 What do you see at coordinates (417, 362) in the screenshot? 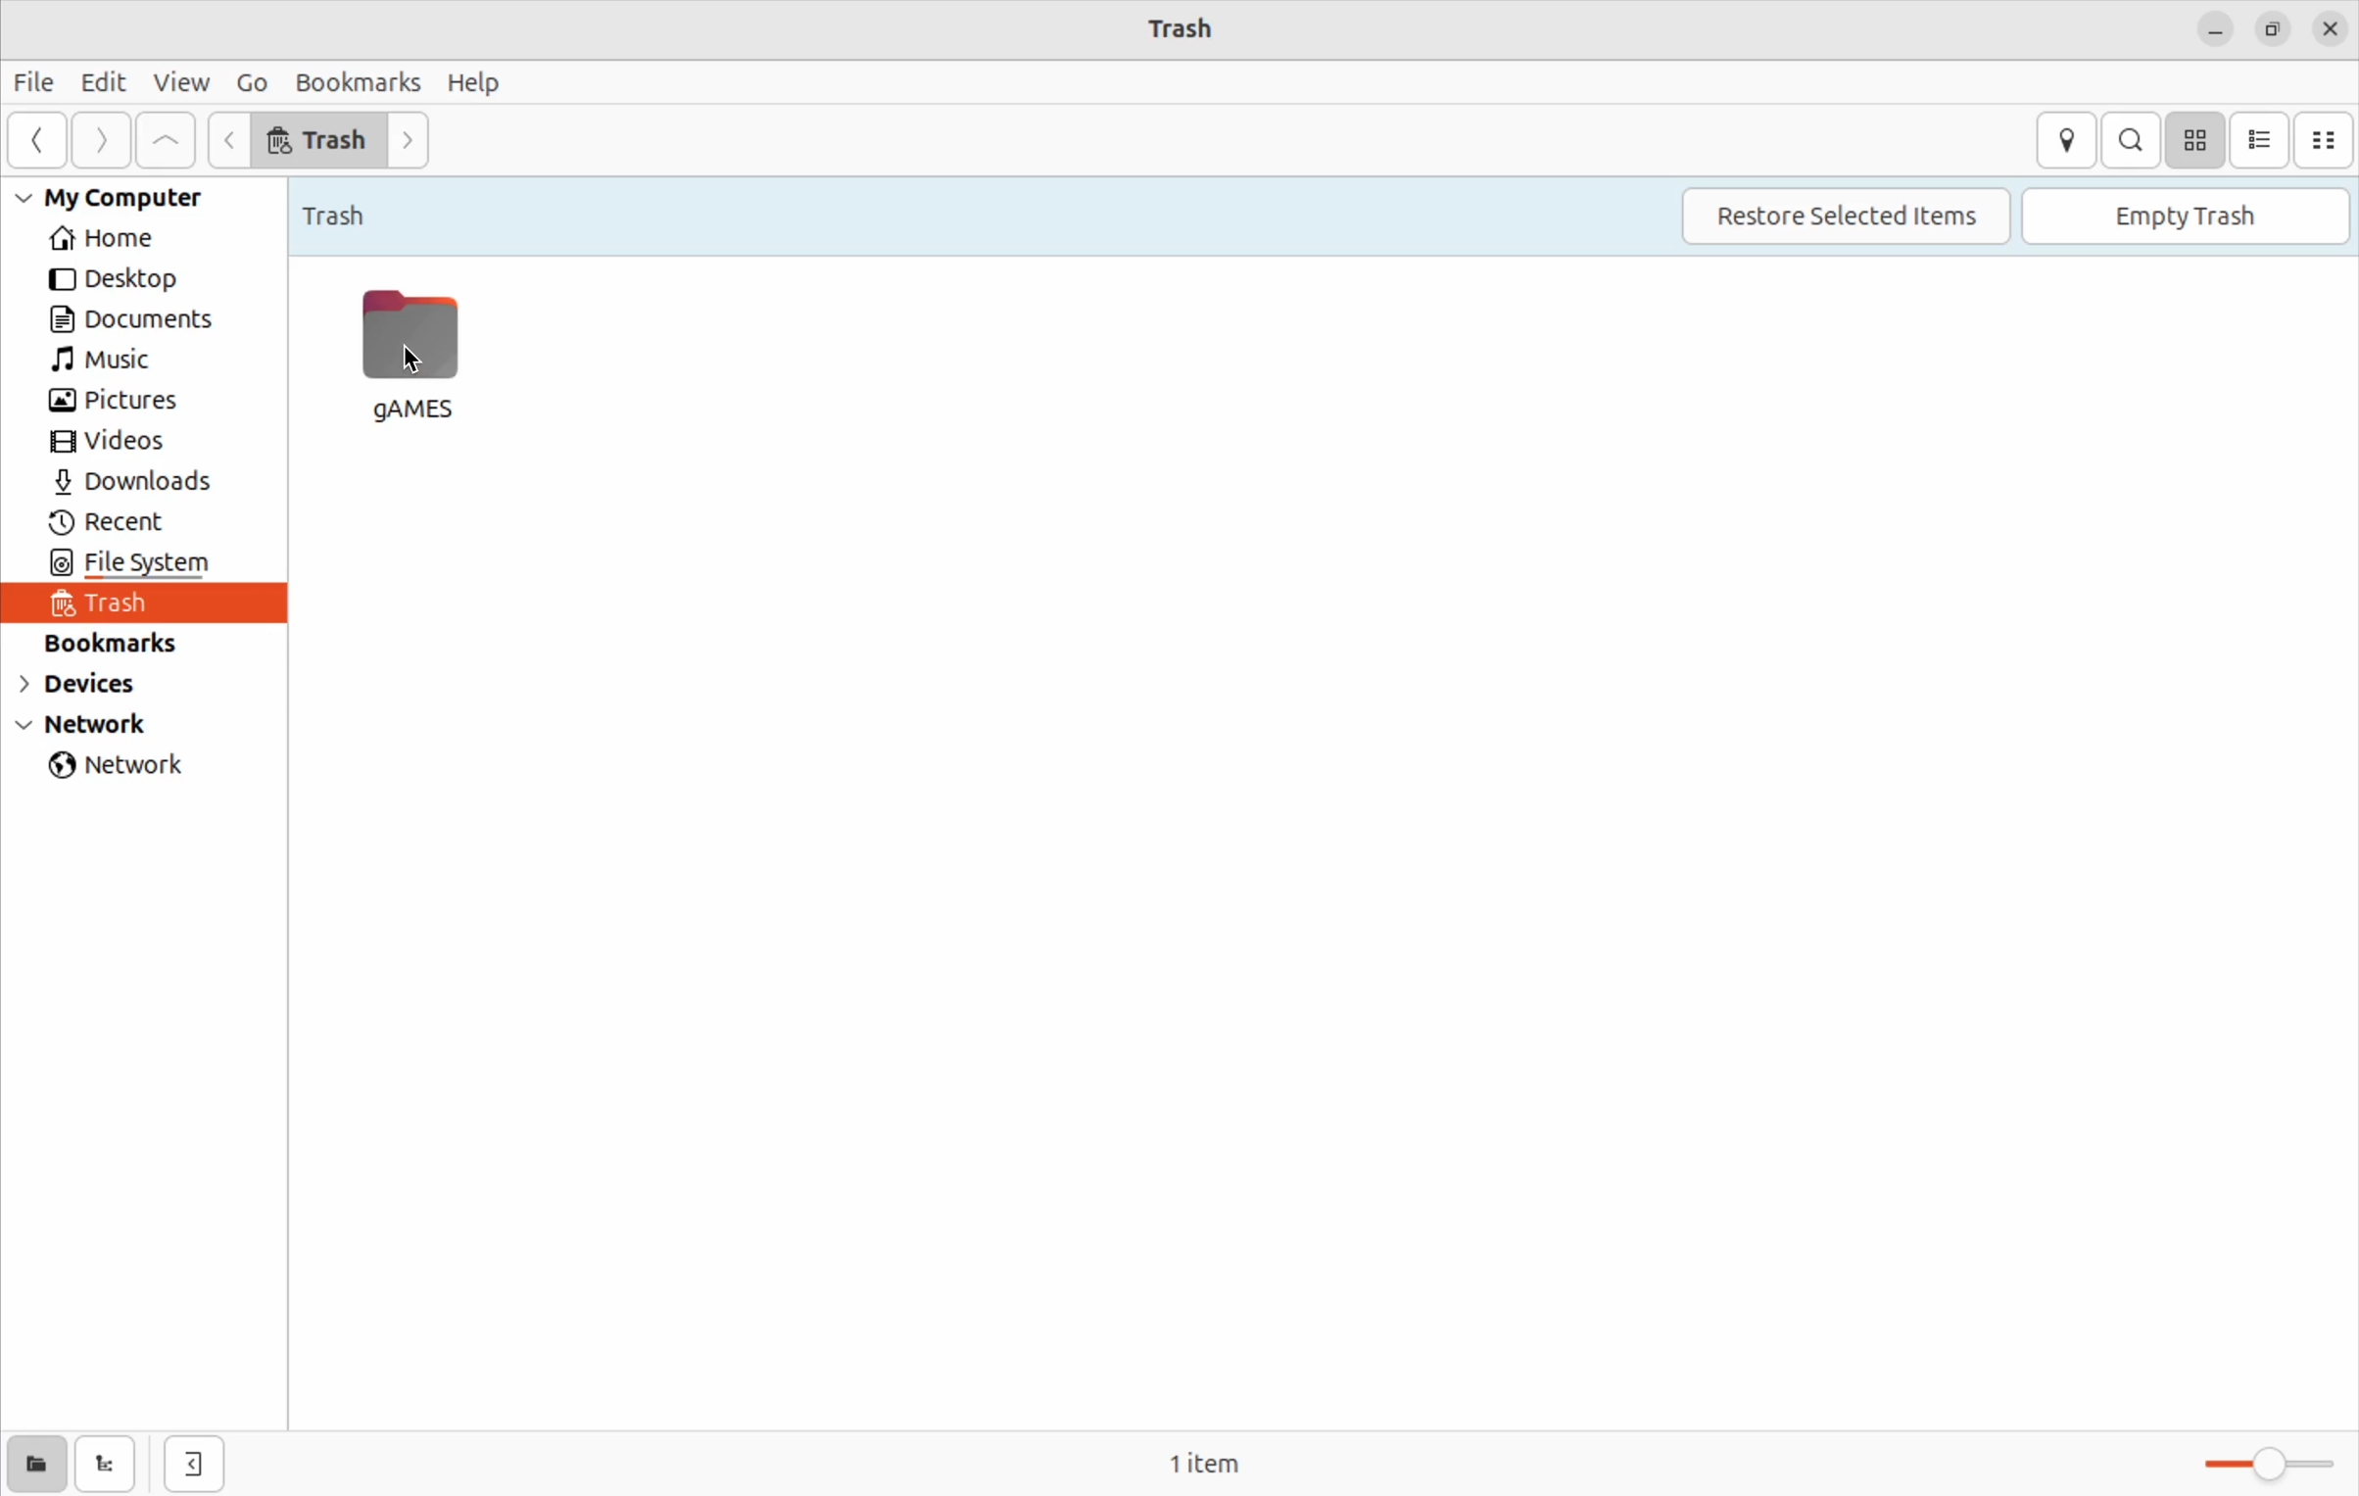
I see `cursor` at bounding box center [417, 362].